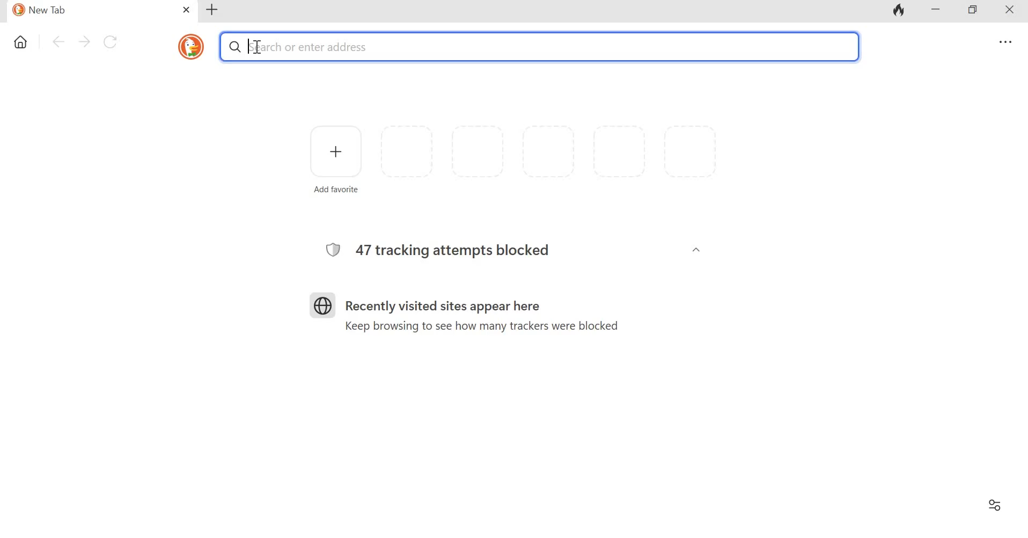 The image size is (1028, 538). I want to click on settings, so click(993, 505).